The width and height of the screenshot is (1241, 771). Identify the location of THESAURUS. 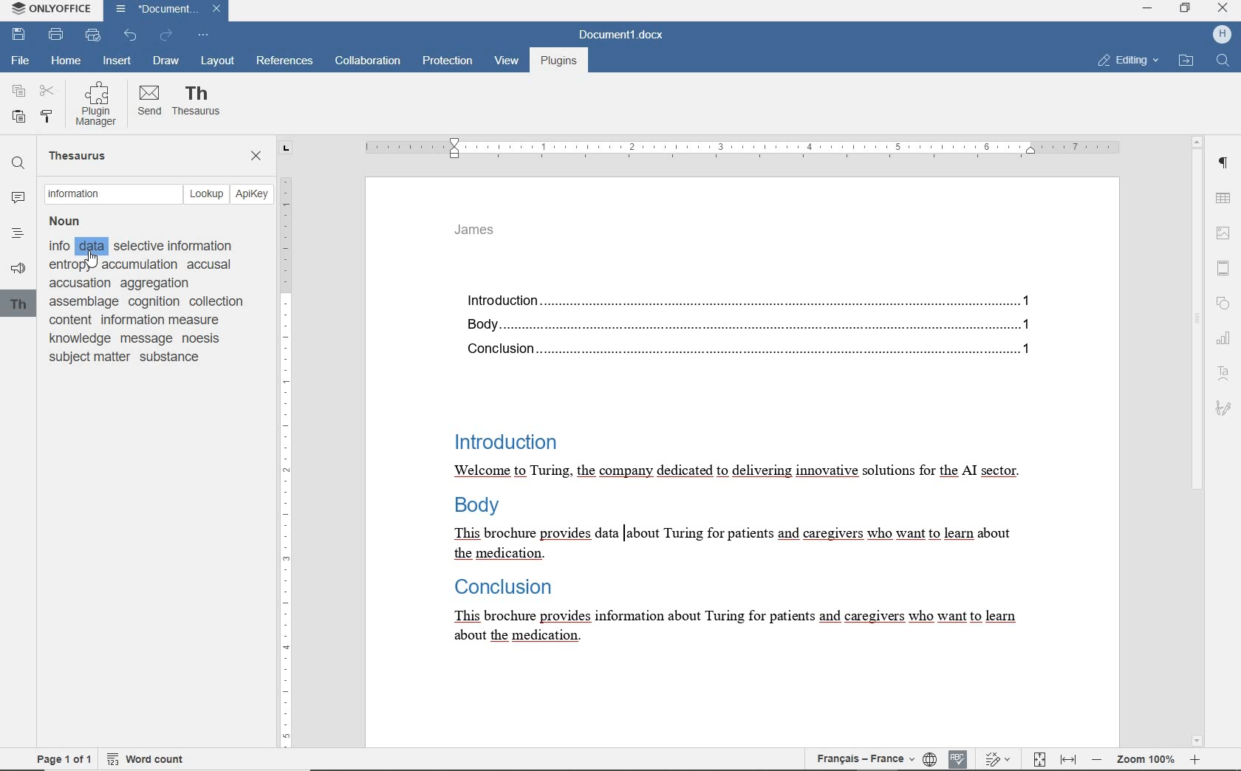
(197, 104).